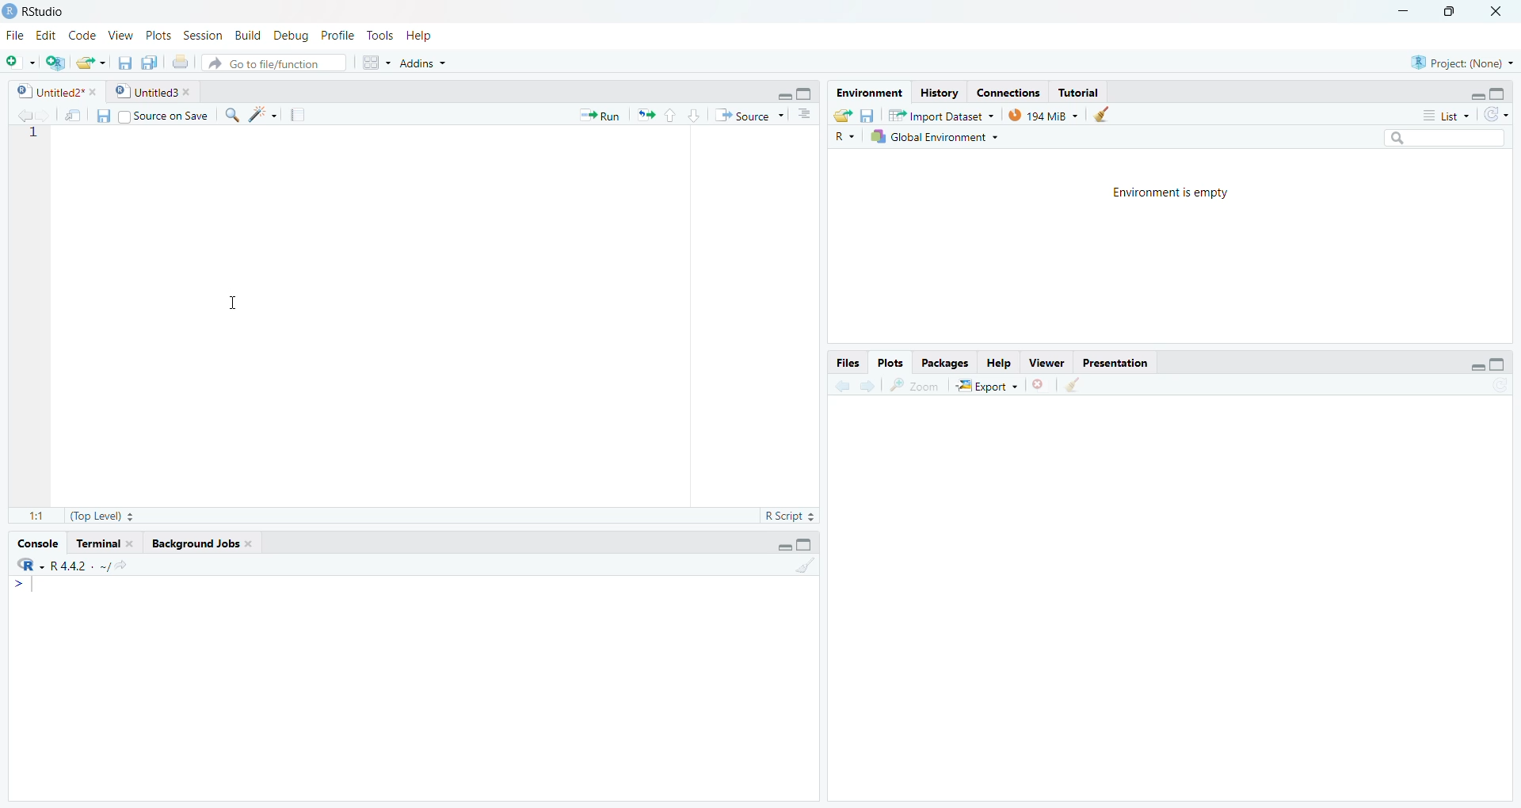  What do you see at coordinates (843, 114) in the screenshot?
I see `Load workspace` at bounding box center [843, 114].